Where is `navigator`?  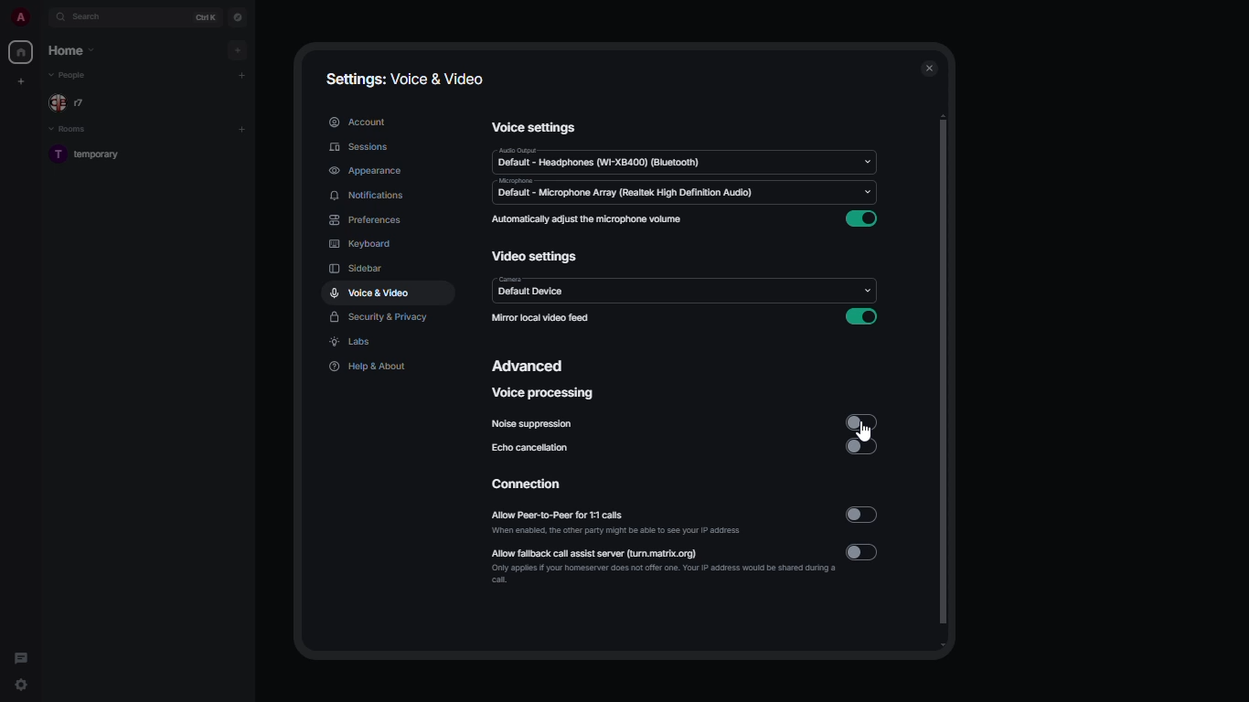 navigator is located at coordinates (236, 16).